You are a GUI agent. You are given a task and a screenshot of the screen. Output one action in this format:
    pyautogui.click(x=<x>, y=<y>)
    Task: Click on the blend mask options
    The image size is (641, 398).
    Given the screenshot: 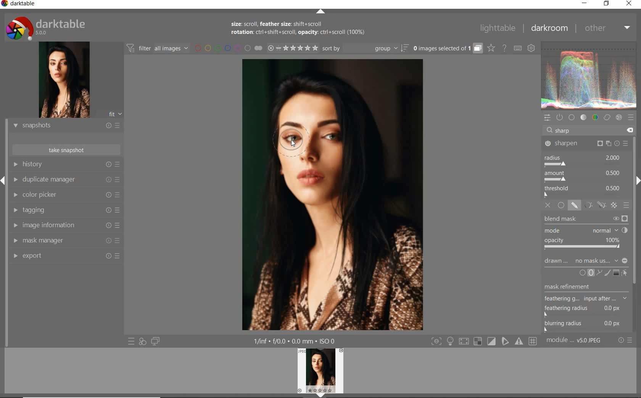 What is the action you would take?
    pyautogui.click(x=586, y=233)
    